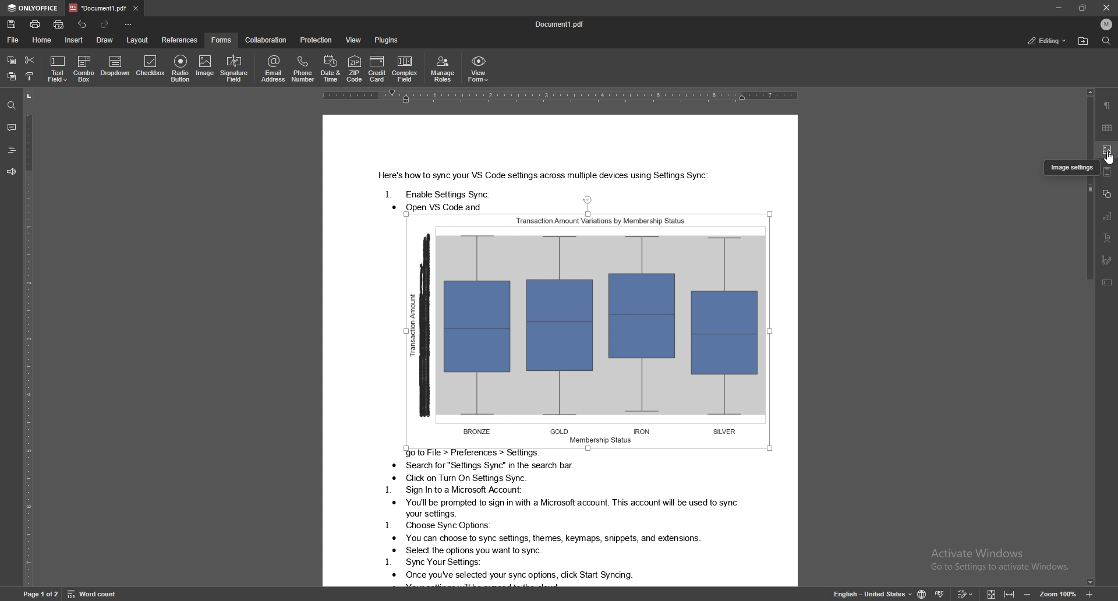 Image resolution: width=1118 pixels, height=601 pixels. I want to click on close tab, so click(136, 8).